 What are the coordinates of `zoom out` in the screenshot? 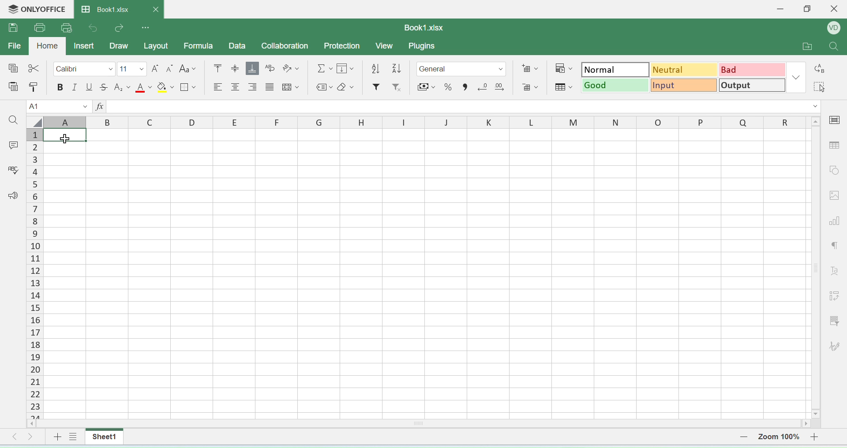 It's located at (742, 436).